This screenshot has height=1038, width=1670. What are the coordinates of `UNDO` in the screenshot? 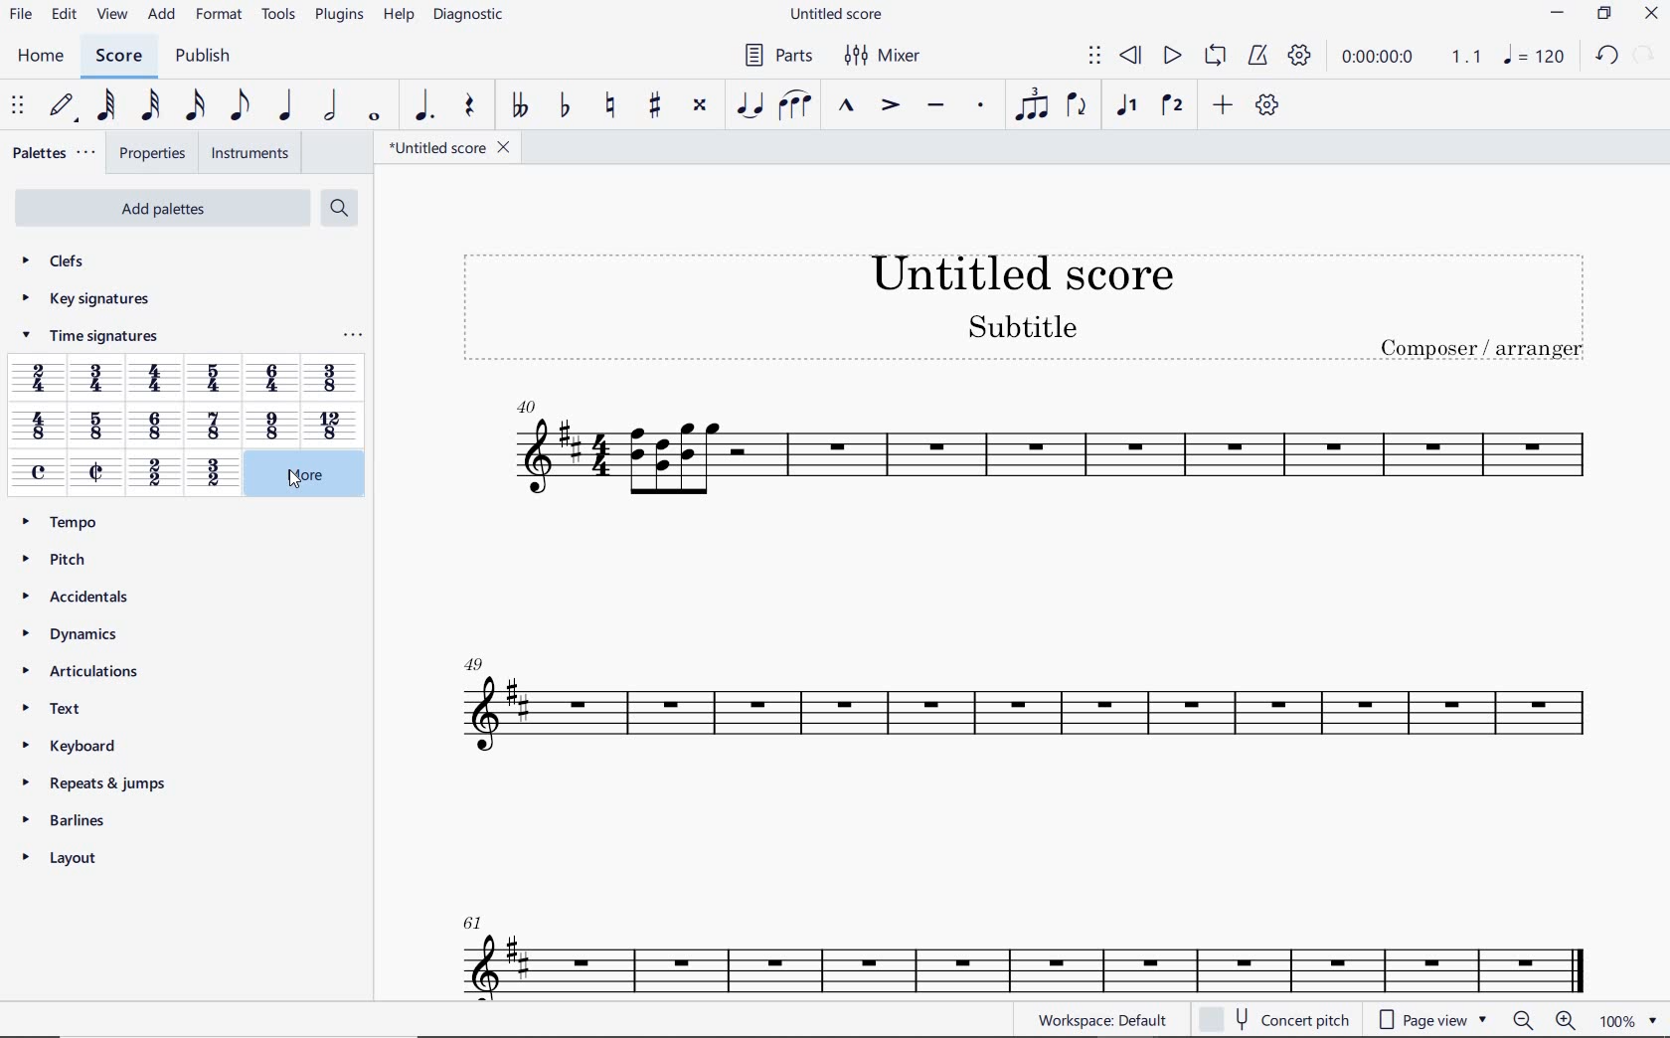 It's located at (1604, 54).